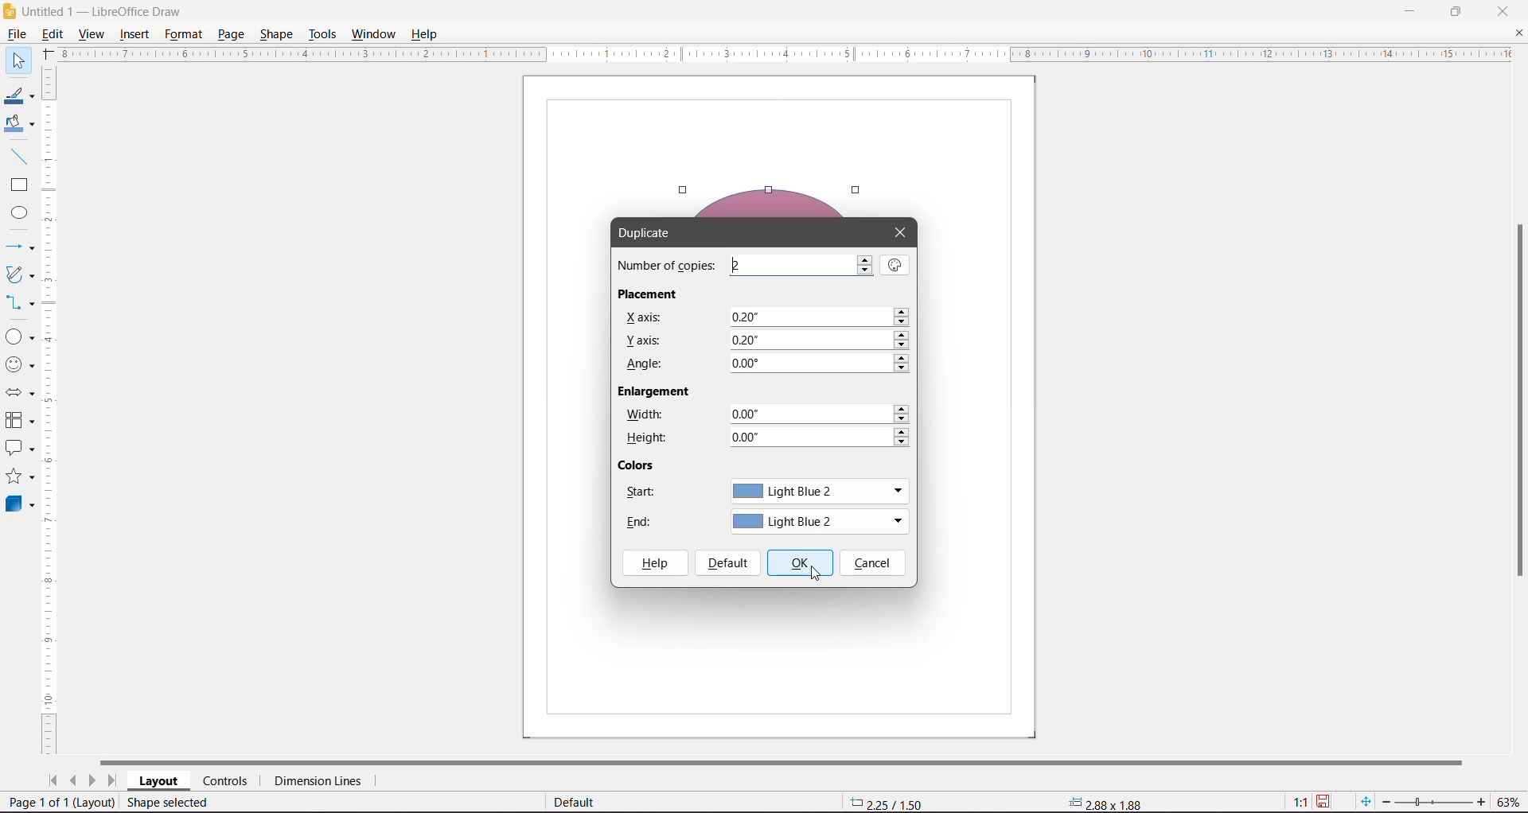  I want to click on File, so click(15, 33).